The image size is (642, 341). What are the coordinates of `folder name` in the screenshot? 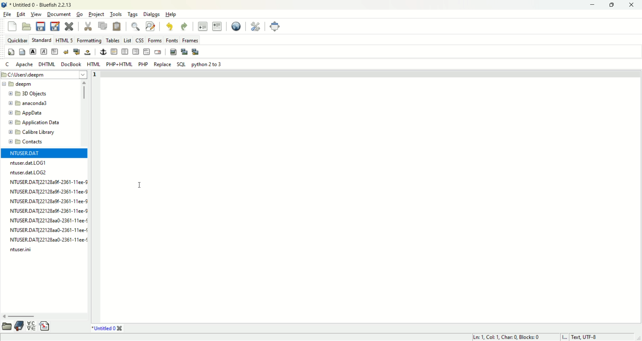 It's located at (35, 113).